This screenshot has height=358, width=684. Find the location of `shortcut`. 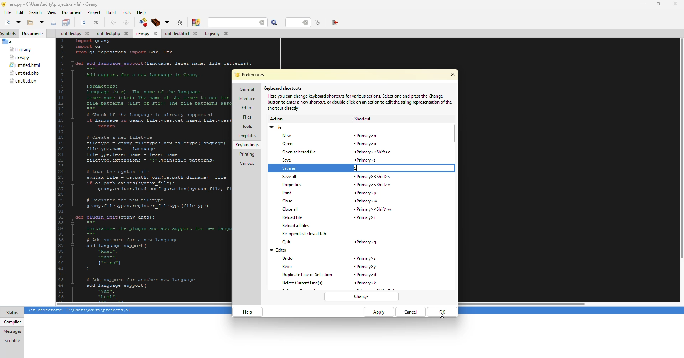

shortcut is located at coordinates (373, 185).